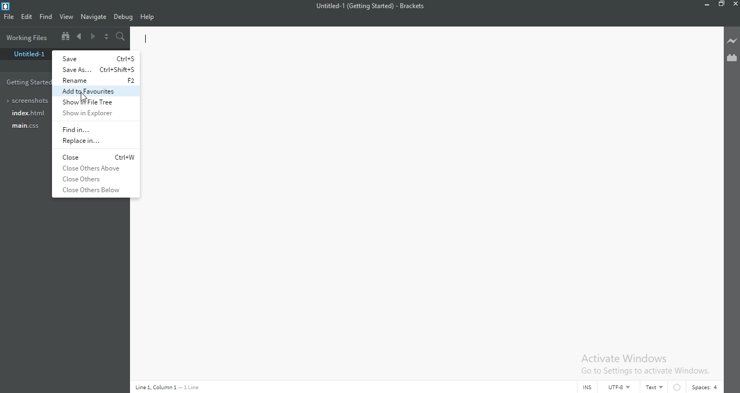 This screenshot has width=740, height=393. What do you see at coordinates (705, 388) in the screenshot?
I see `Spaces:4` at bounding box center [705, 388].